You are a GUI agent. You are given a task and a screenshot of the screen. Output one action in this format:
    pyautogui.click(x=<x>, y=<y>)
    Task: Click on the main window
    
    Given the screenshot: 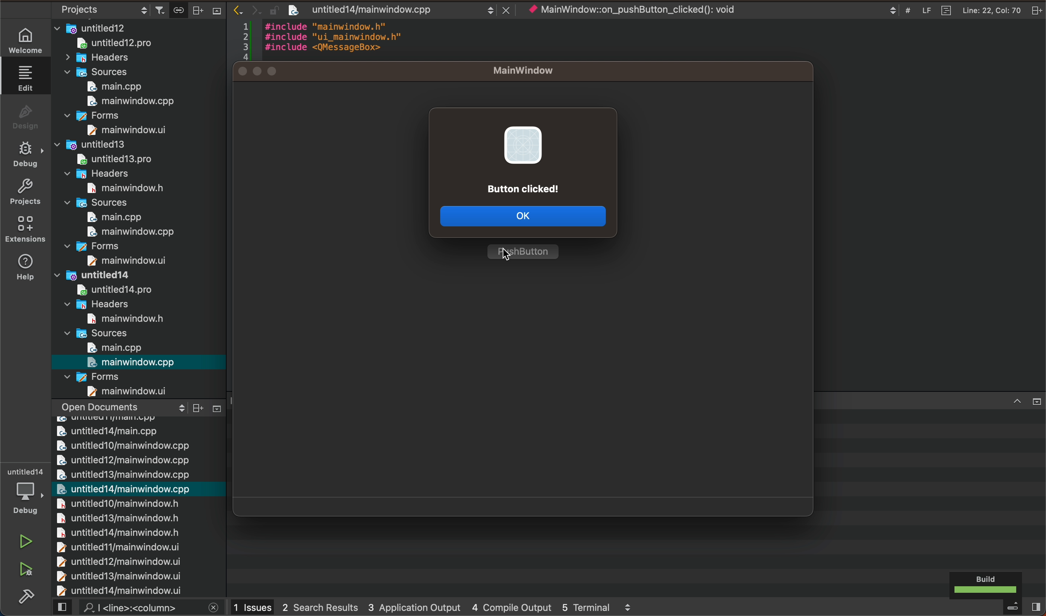 What is the action you would take?
    pyautogui.click(x=121, y=130)
    